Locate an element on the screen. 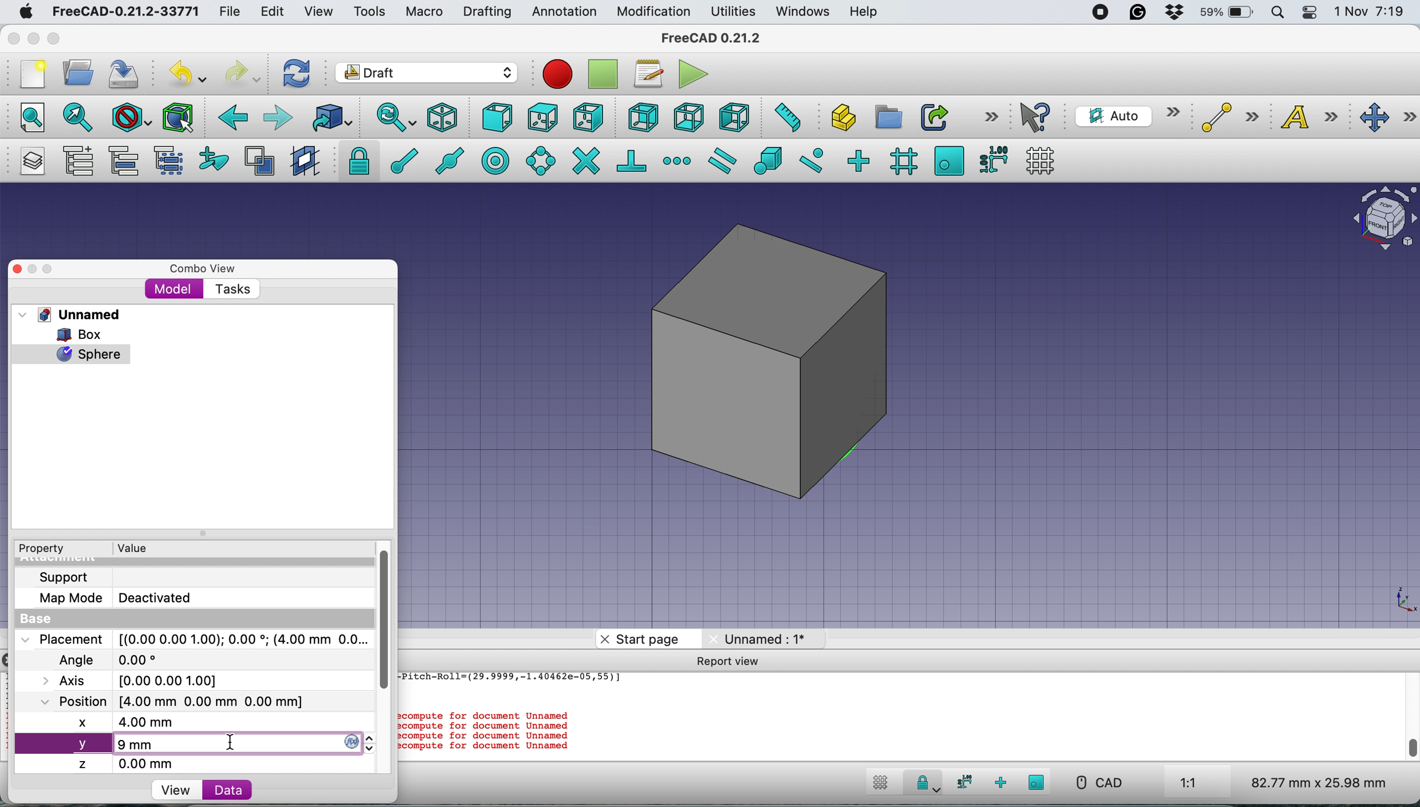 This screenshot has height=807, width=1420. box is located at coordinates (86, 334).